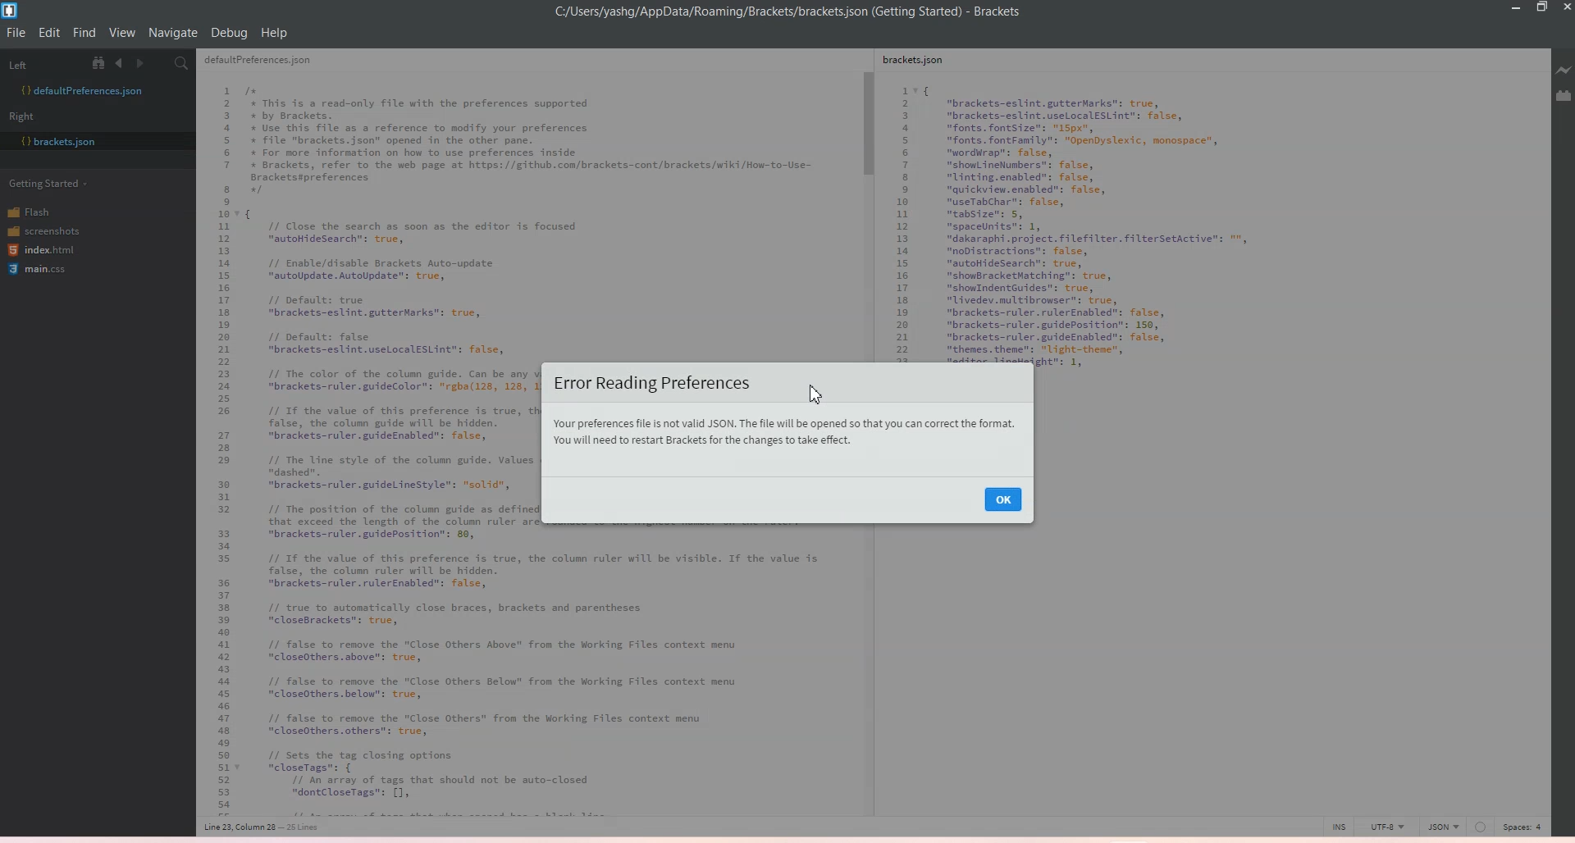  Describe the element at coordinates (1443, 825) in the screenshot. I see `JSON` at that location.